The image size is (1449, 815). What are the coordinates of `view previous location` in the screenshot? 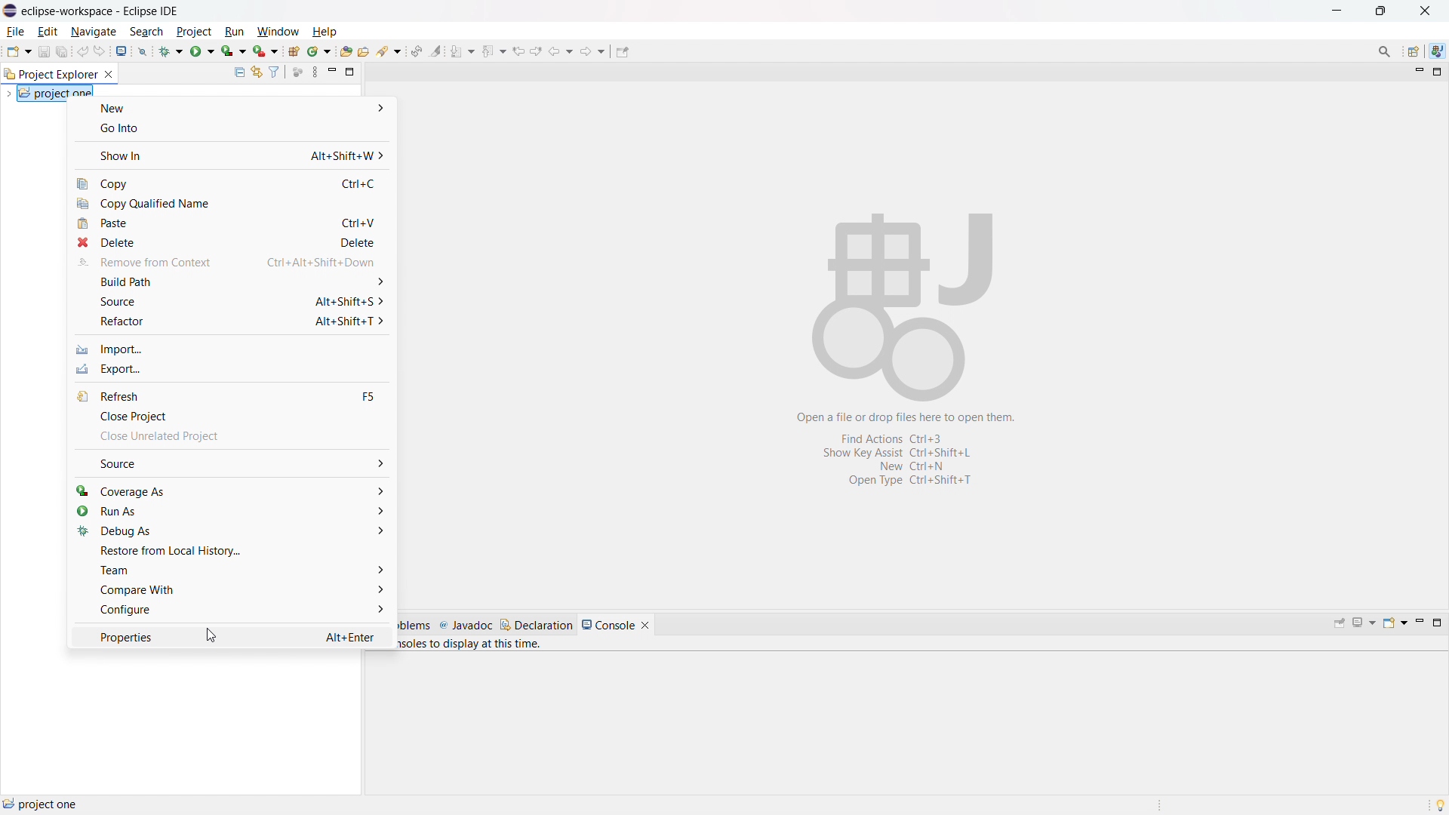 It's located at (518, 50).